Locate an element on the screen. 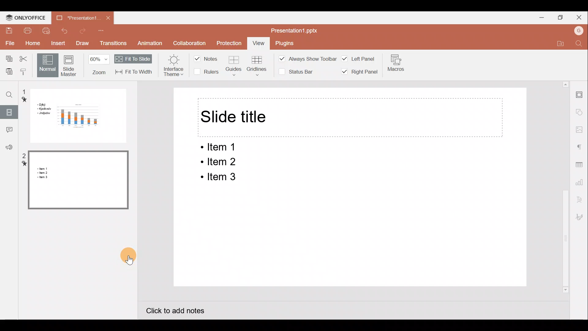 The image size is (588, 331). Item 1 is located at coordinates (221, 148).